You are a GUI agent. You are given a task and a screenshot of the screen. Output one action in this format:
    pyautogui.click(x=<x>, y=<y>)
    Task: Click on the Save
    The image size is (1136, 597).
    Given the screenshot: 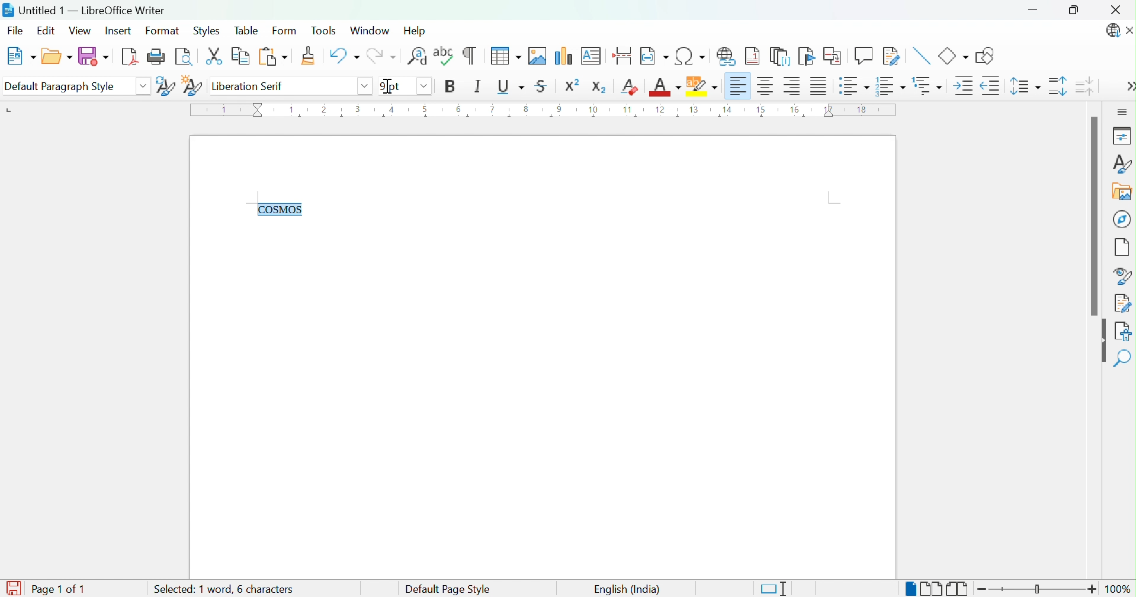 What is the action you would take?
    pyautogui.click(x=15, y=583)
    